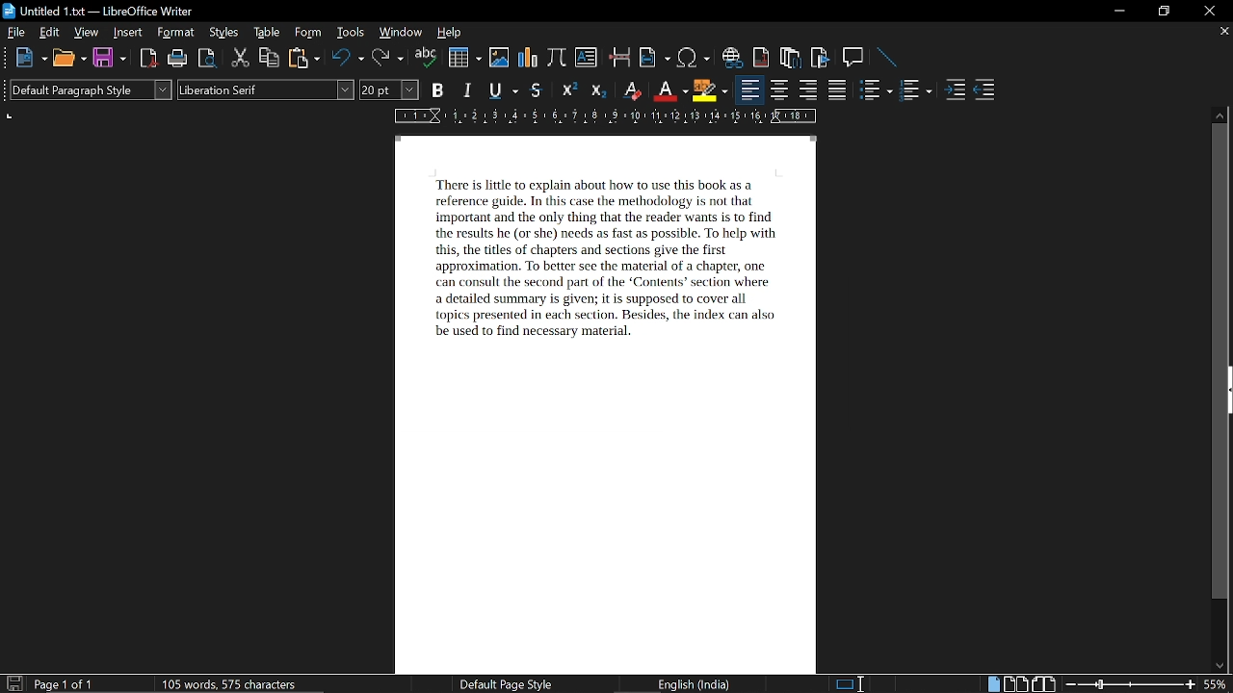 The width and height of the screenshot is (1233, 693). What do you see at coordinates (822, 58) in the screenshot?
I see `insert bookmark` at bounding box center [822, 58].